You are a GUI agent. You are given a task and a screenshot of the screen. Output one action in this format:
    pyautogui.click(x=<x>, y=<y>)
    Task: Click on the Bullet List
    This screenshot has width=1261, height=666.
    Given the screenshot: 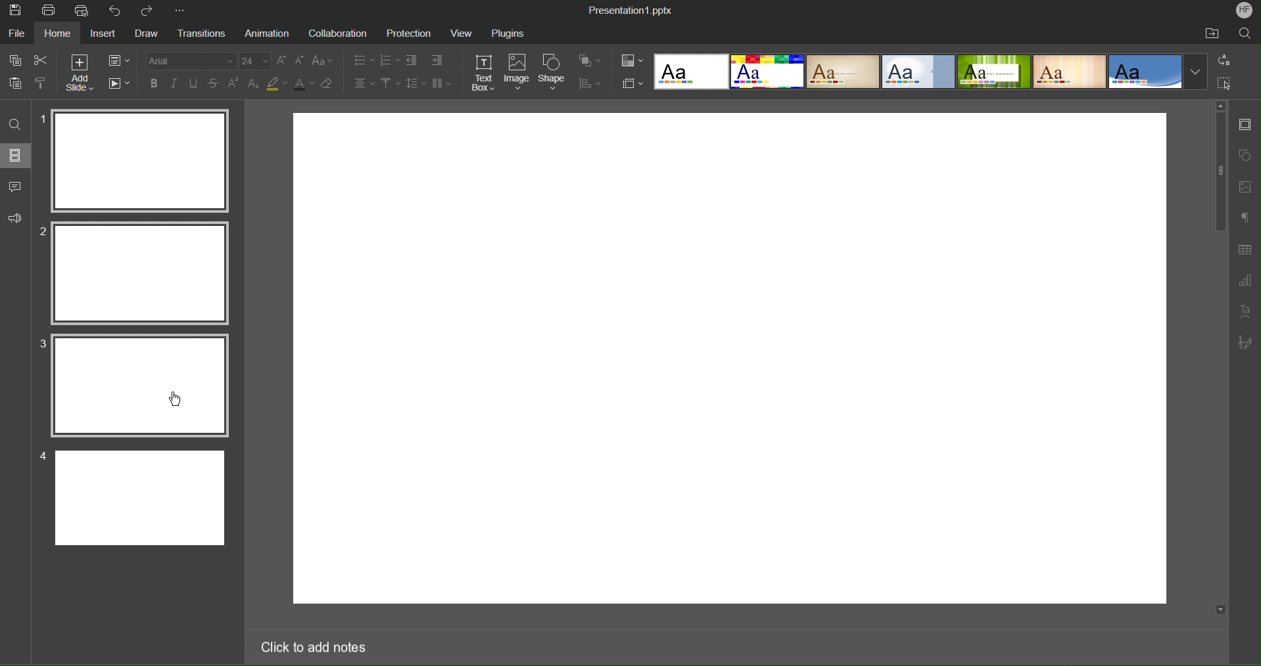 What is the action you would take?
    pyautogui.click(x=364, y=59)
    